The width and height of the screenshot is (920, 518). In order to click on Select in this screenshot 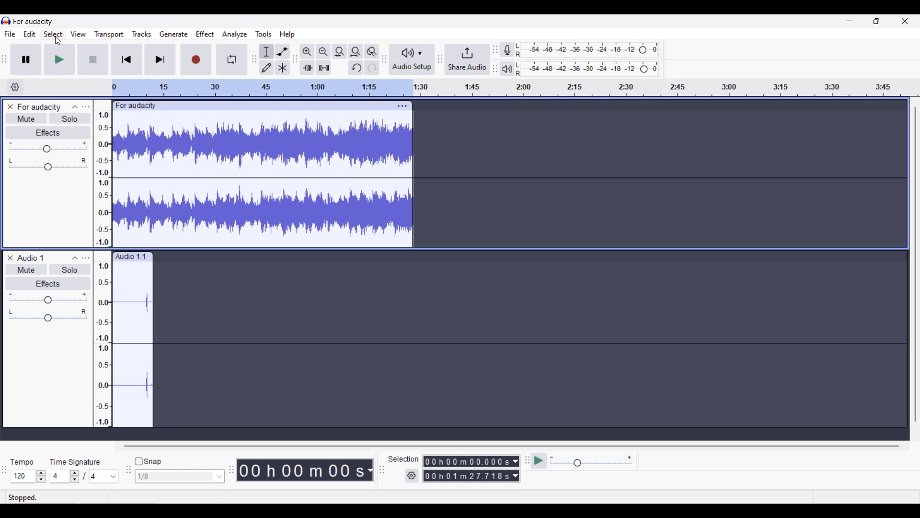, I will do `click(53, 34)`.